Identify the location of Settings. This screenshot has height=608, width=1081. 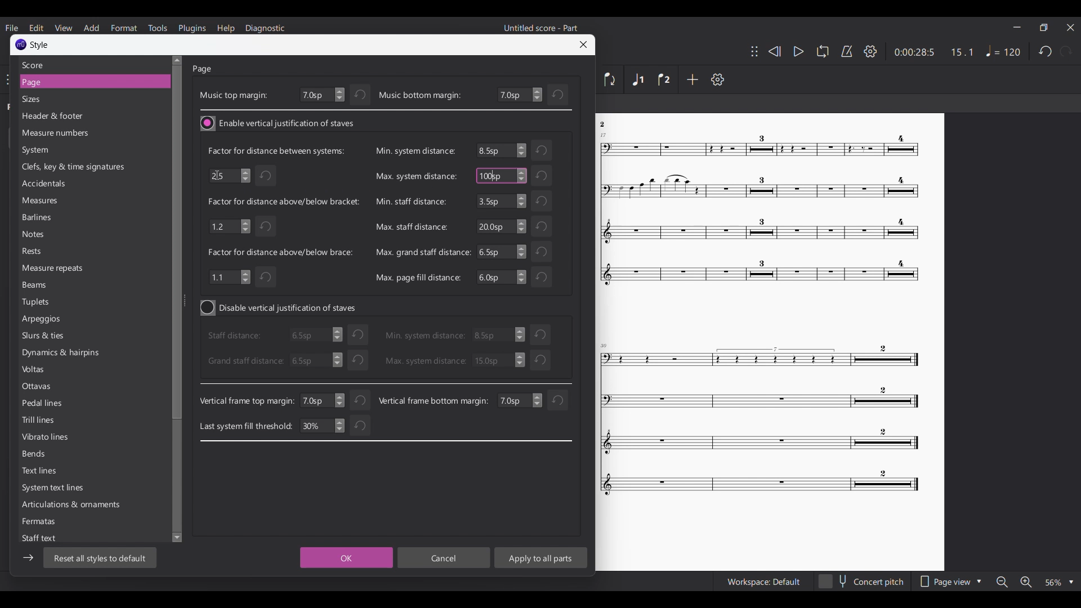
(870, 51).